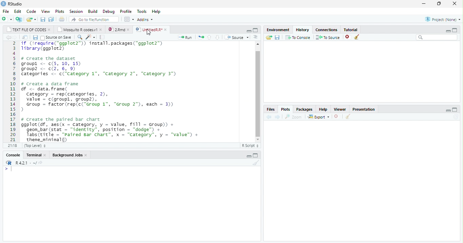 The image size is (463, 243). I want to click on go back, so click(7, 37).